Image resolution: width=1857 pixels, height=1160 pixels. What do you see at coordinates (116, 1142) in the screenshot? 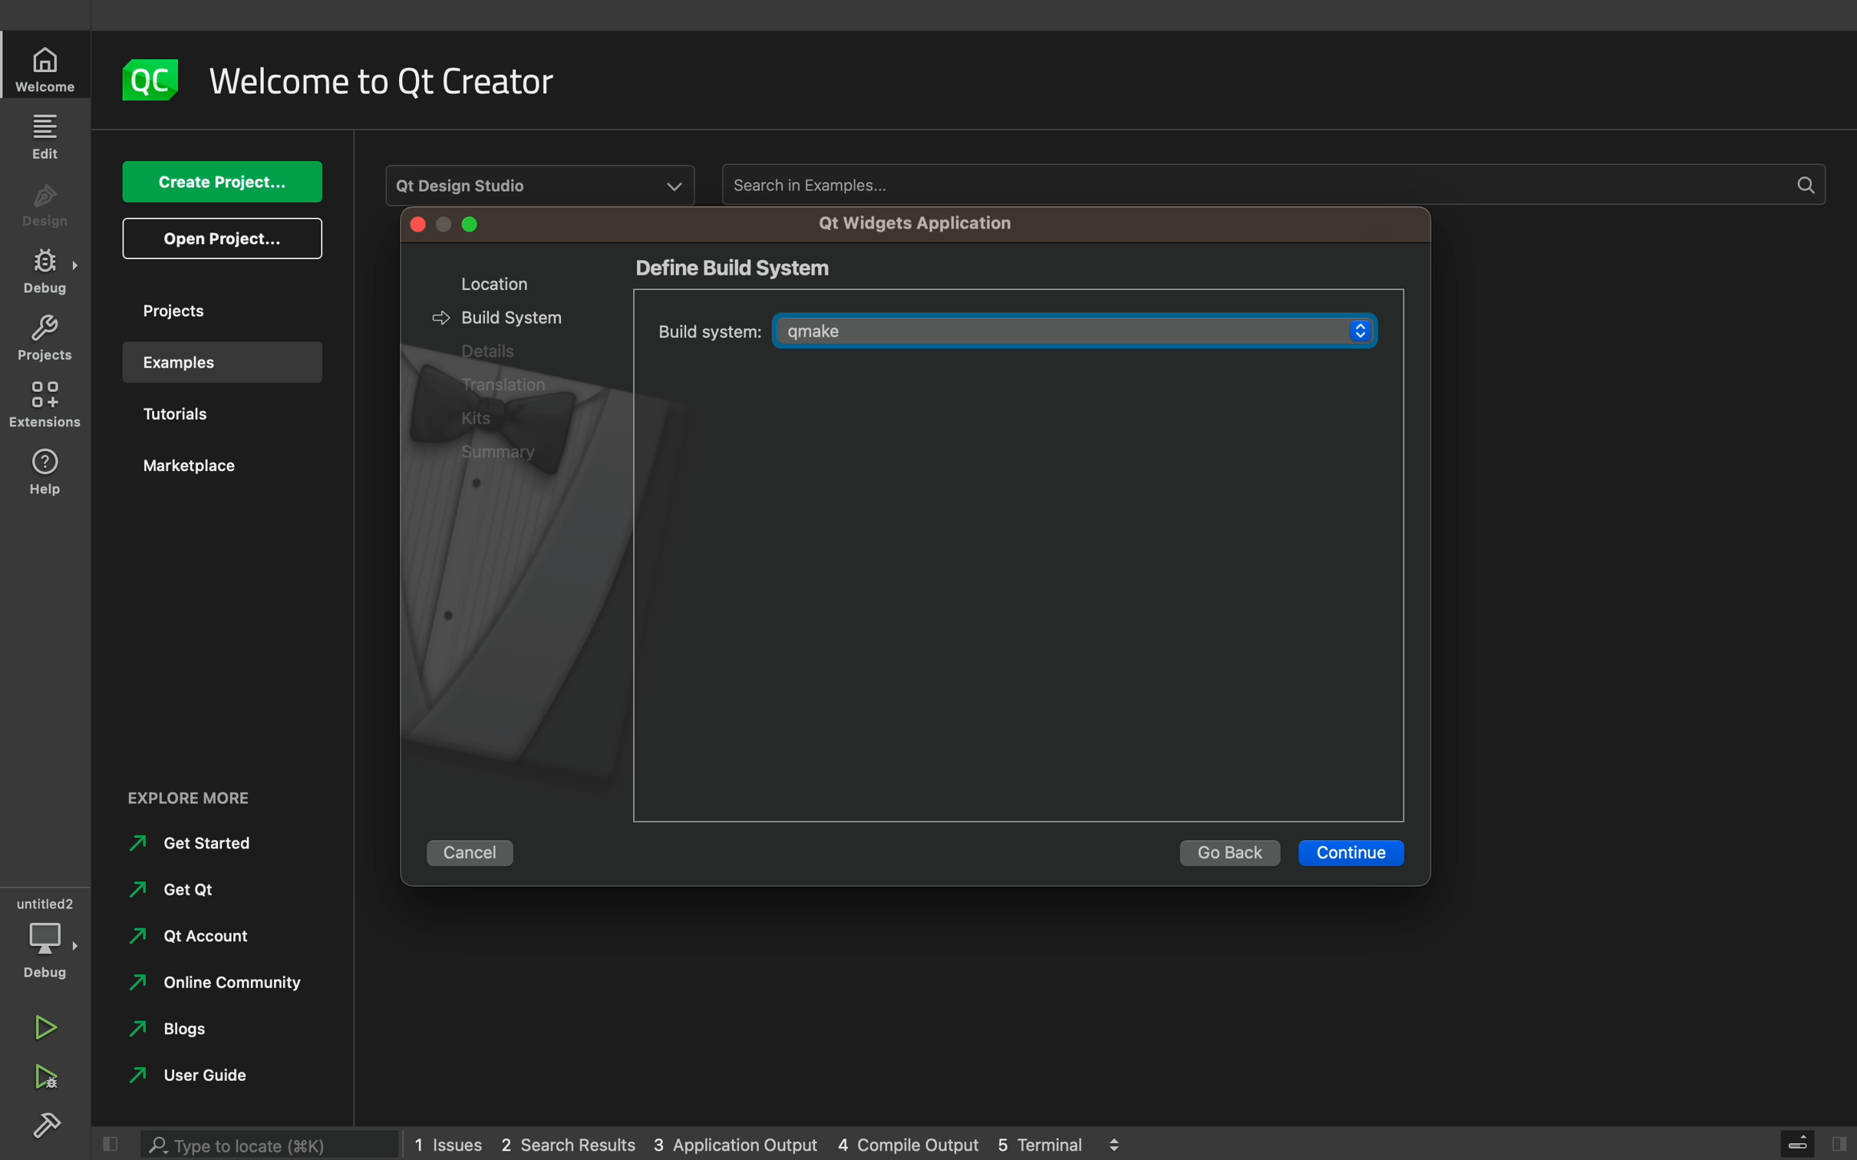
I see `` at bounding box center [116, 1142].